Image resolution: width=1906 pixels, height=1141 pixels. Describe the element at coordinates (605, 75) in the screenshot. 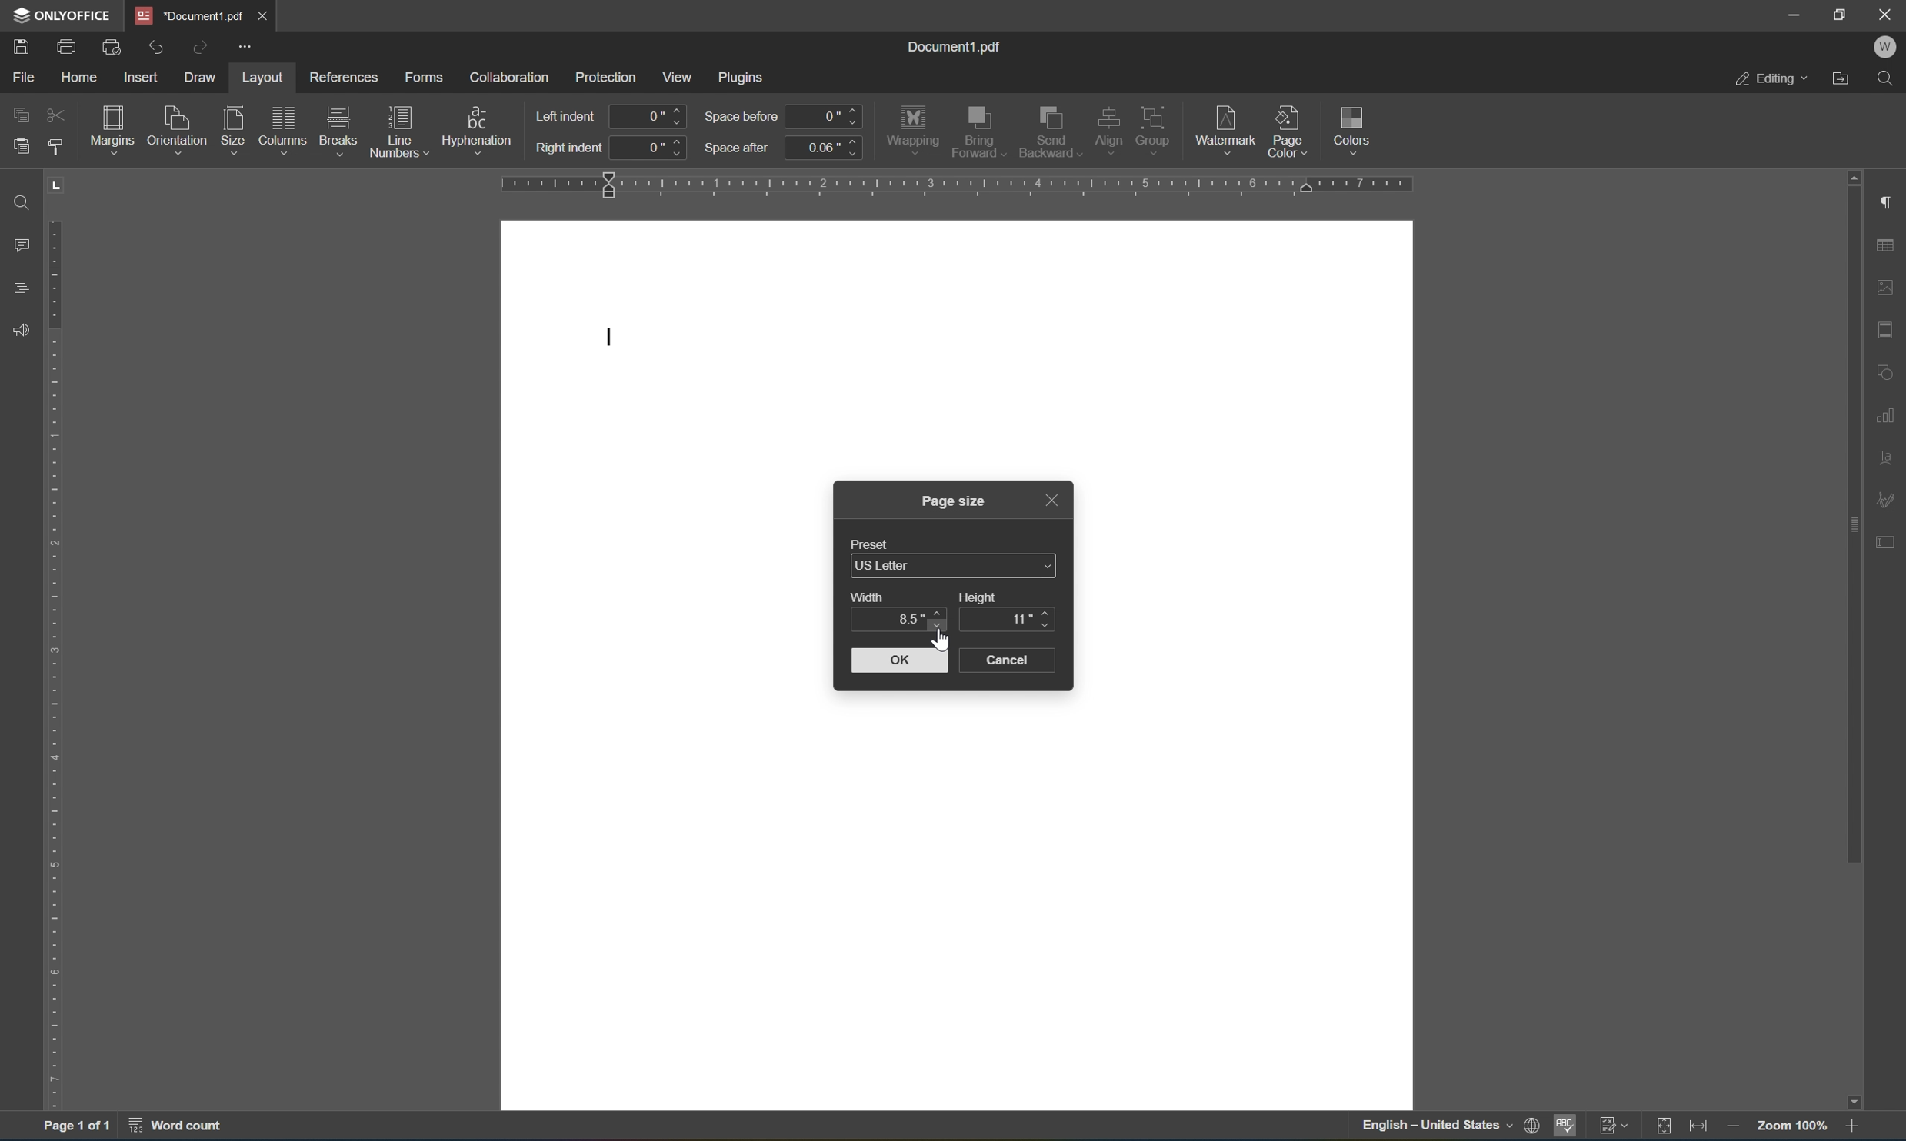

I see `protection` at that location.